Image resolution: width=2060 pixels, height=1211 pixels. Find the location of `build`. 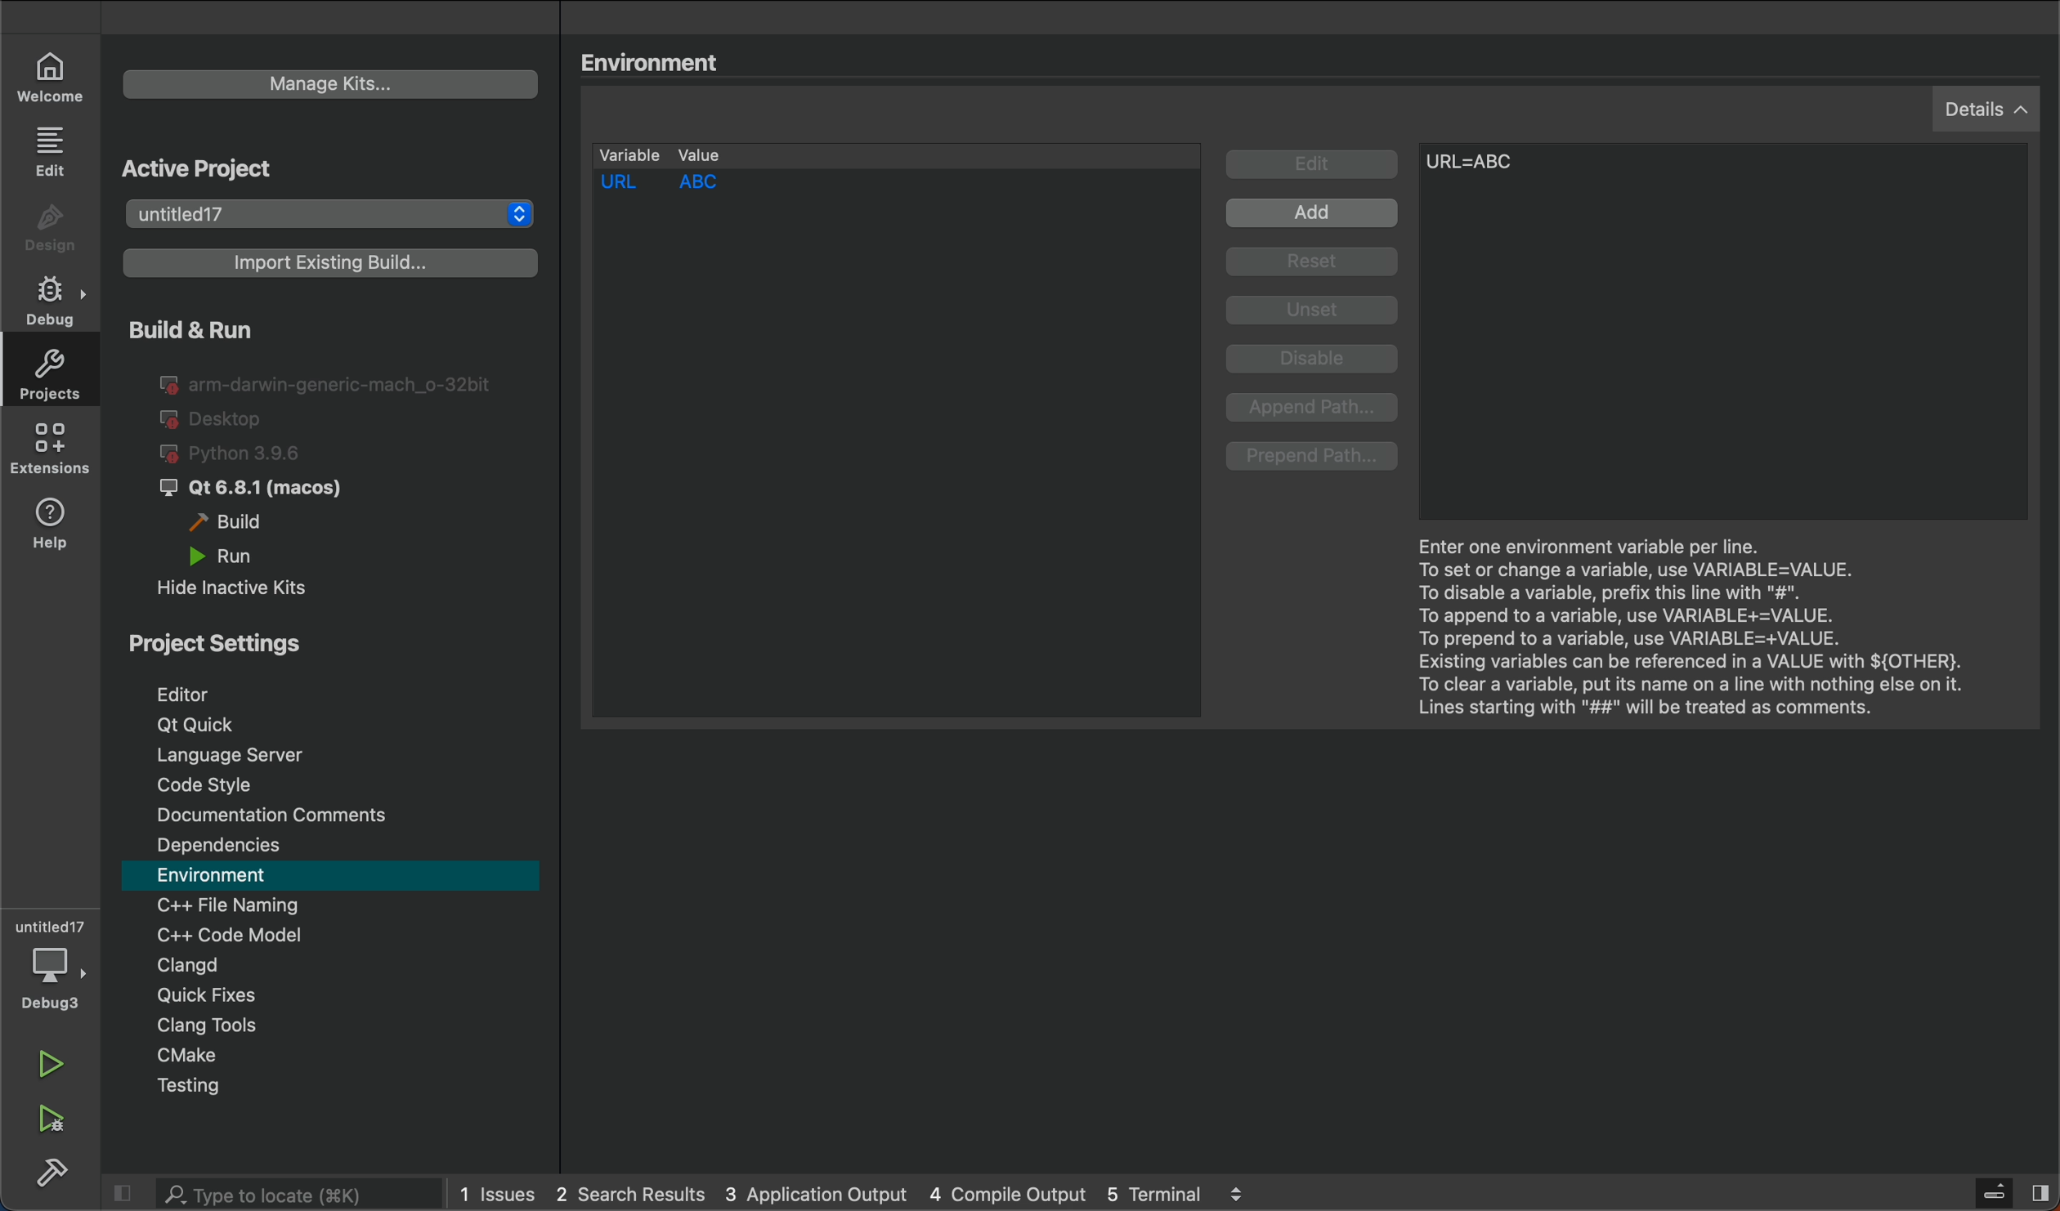

build is located at coordinates (239, 523).